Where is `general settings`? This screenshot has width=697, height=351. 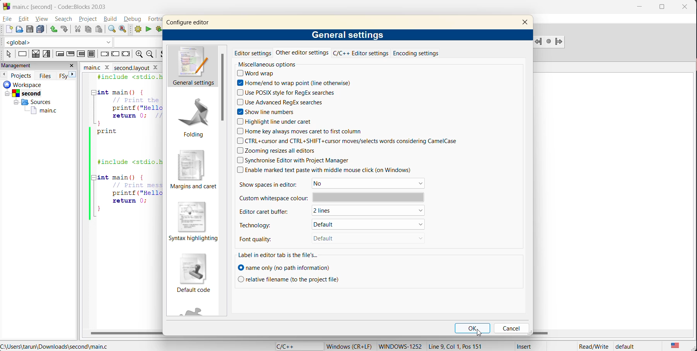 general settings is located at coordinates (347, 36).